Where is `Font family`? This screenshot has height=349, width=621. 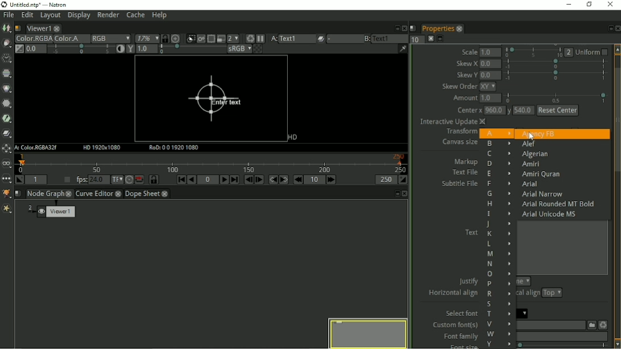 Font family is located at coordinates (458, 336).